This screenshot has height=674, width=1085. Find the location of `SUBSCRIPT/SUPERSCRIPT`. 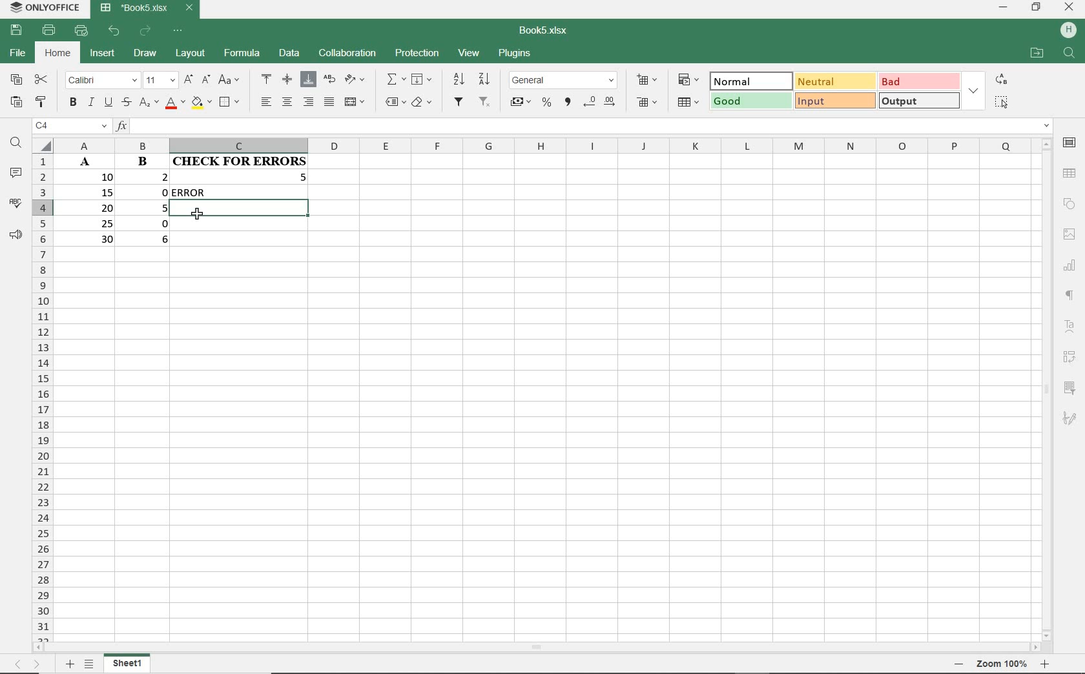

SUBSCRIPT/SUPERSCRIPT is located at coordinates (147, 105).